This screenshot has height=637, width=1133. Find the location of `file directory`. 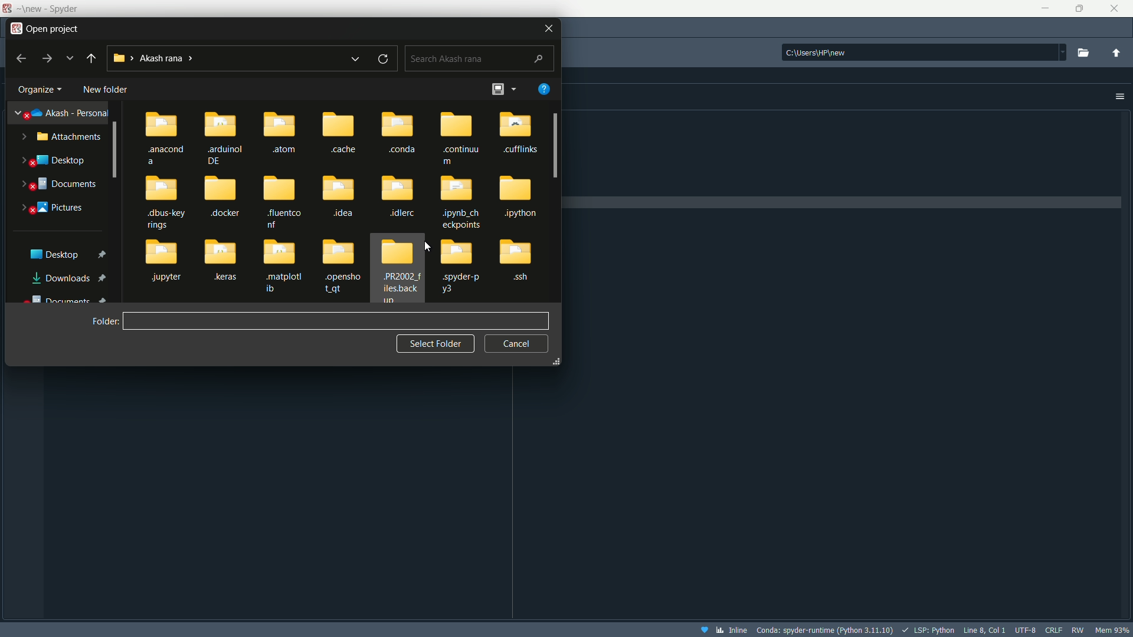

file directory is located at coordinates (924, 50).